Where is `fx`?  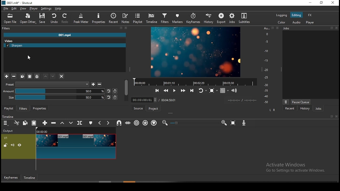 fx is located at coordinates (310, 15).